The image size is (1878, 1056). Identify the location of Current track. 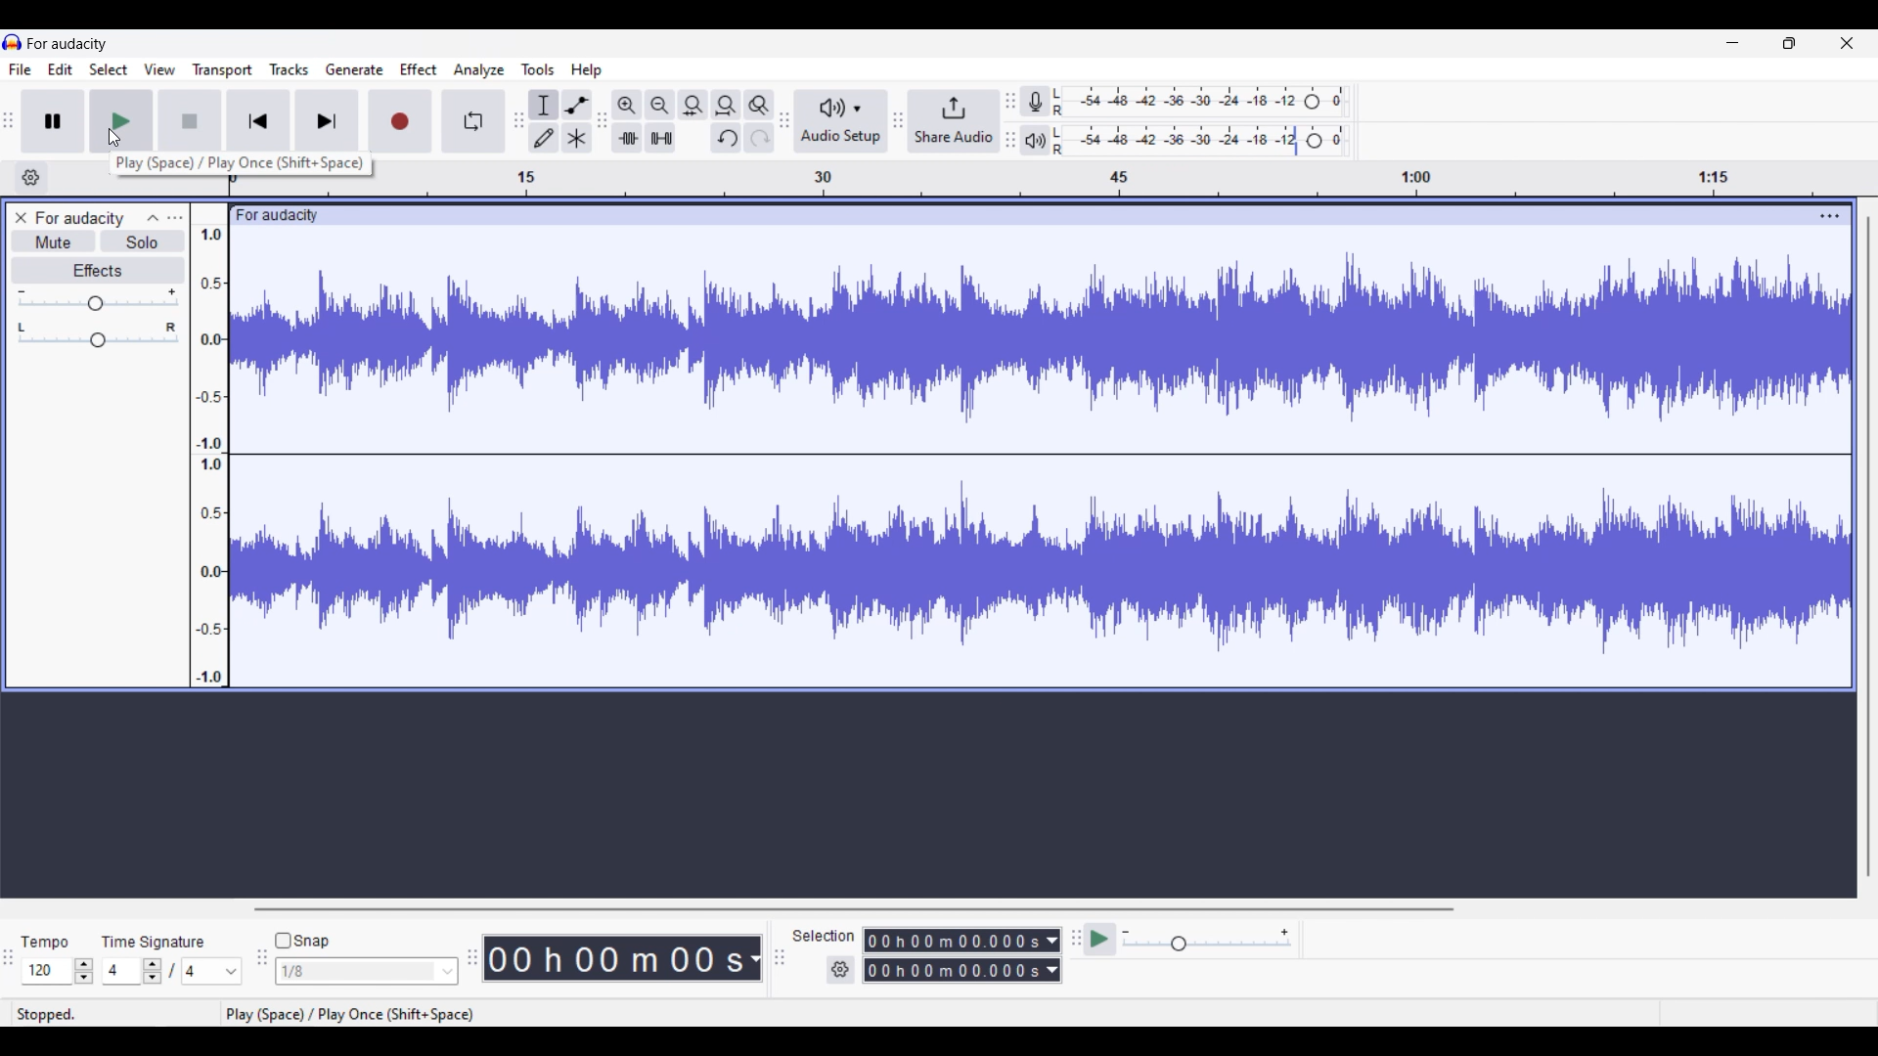
(1040, 457).